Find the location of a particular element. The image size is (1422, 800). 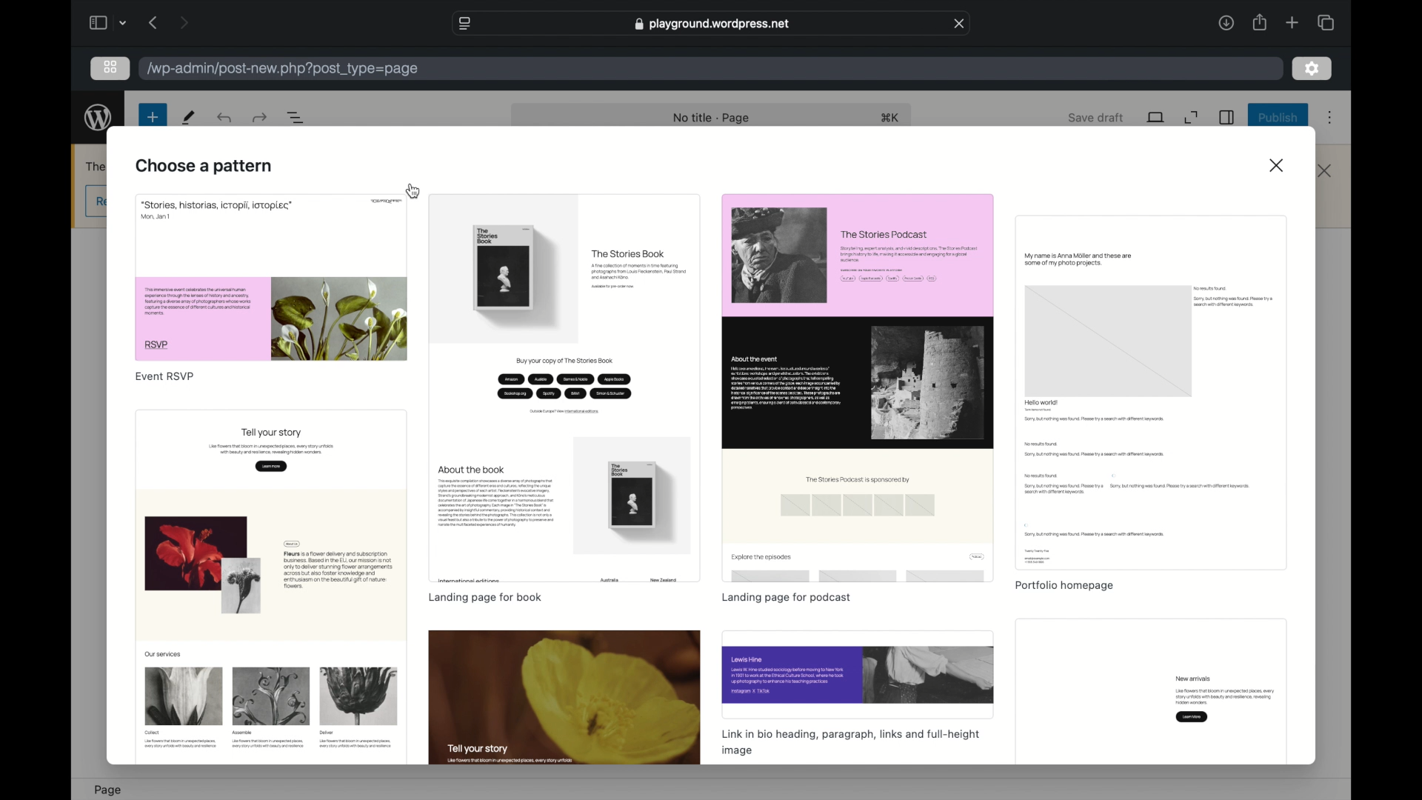

previous page is located at coordinates (154, 22).